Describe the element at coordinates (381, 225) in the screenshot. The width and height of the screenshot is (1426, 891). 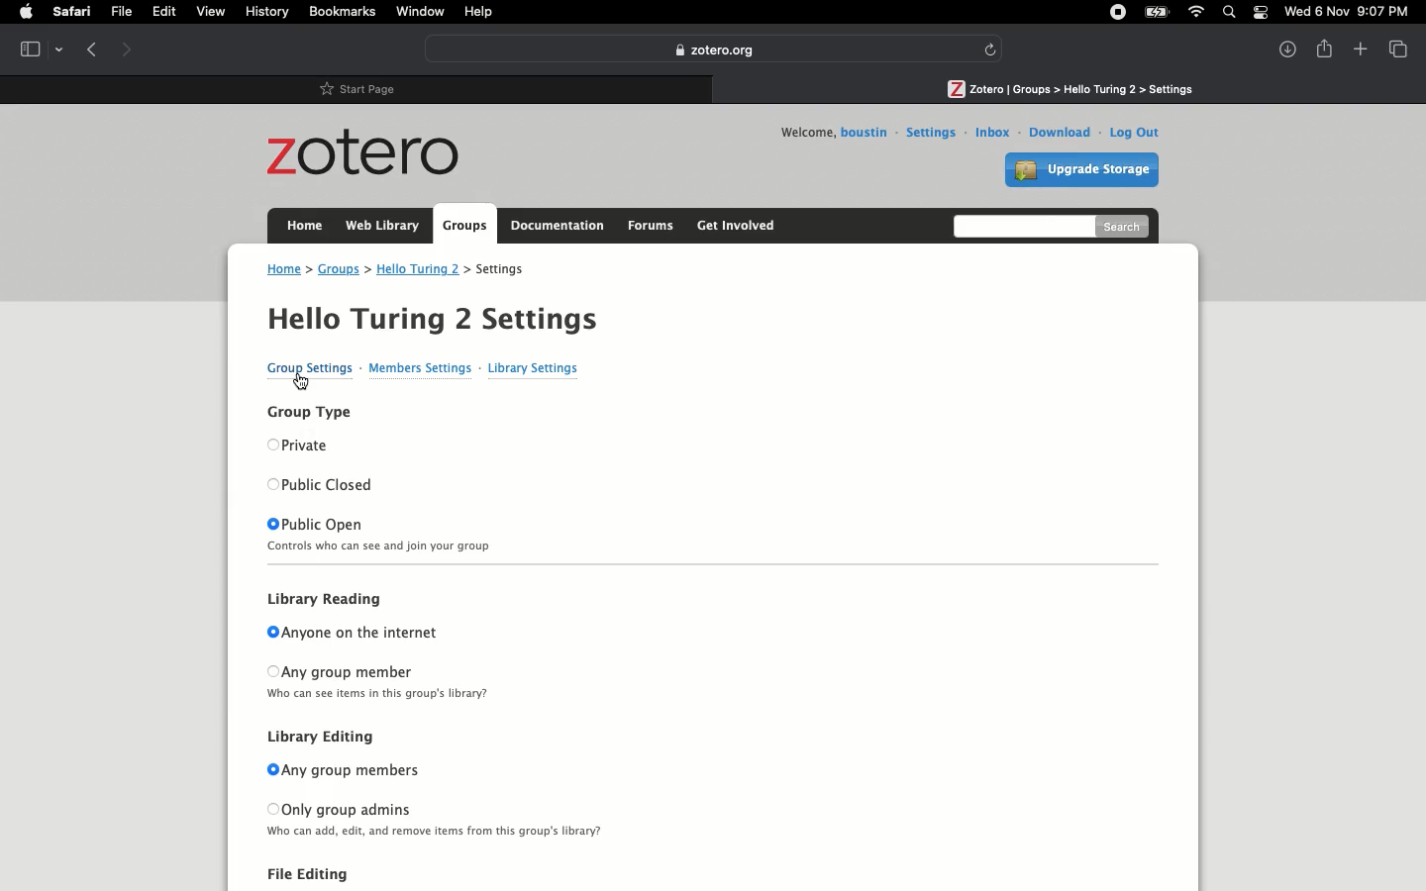
I see `Web library` at that location.